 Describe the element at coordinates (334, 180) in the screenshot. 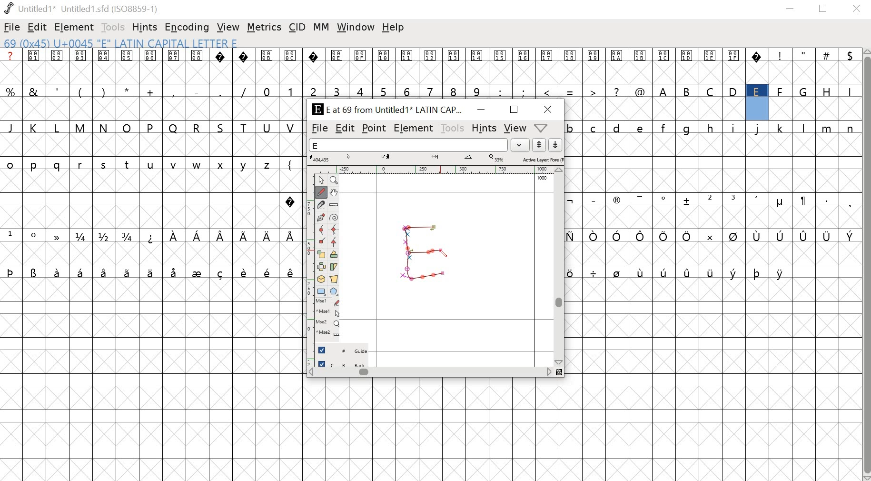

I see `Zoom` at that location.